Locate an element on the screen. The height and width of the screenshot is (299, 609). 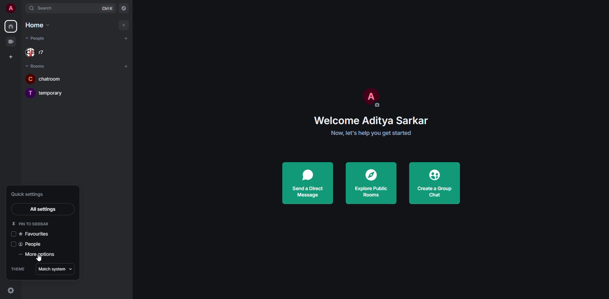
theme is located at coordinates (20, 269).